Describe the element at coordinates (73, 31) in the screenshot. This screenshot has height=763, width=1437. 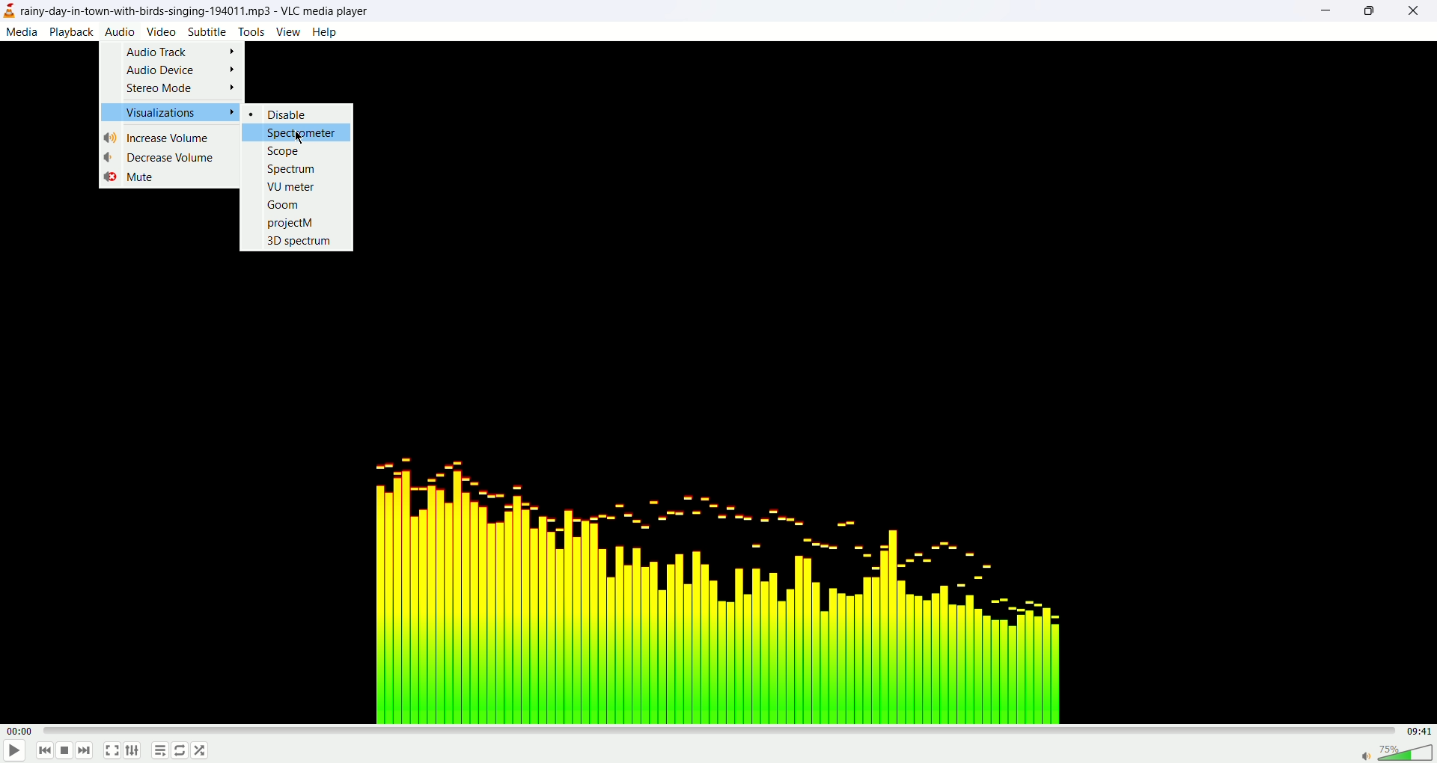
I see `playback` at that location.